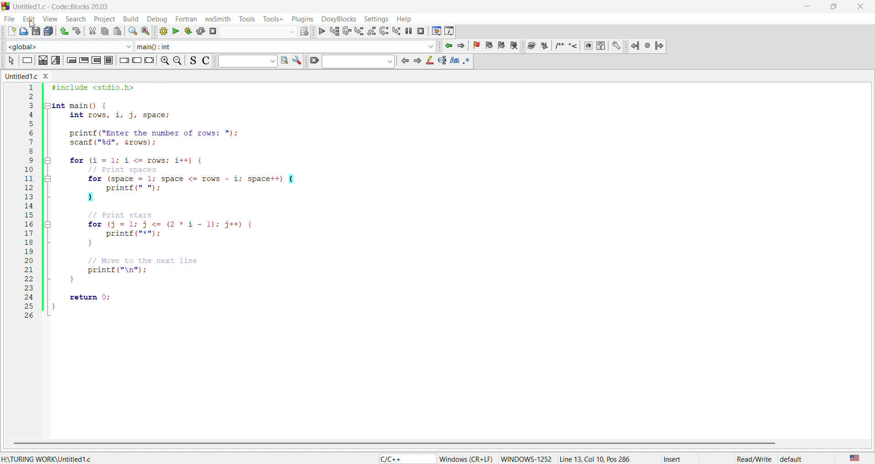  Describe the element at coordinates (599, 459) in the screenshot. I see `Line 13, Col 10, Pos 286` at that location.